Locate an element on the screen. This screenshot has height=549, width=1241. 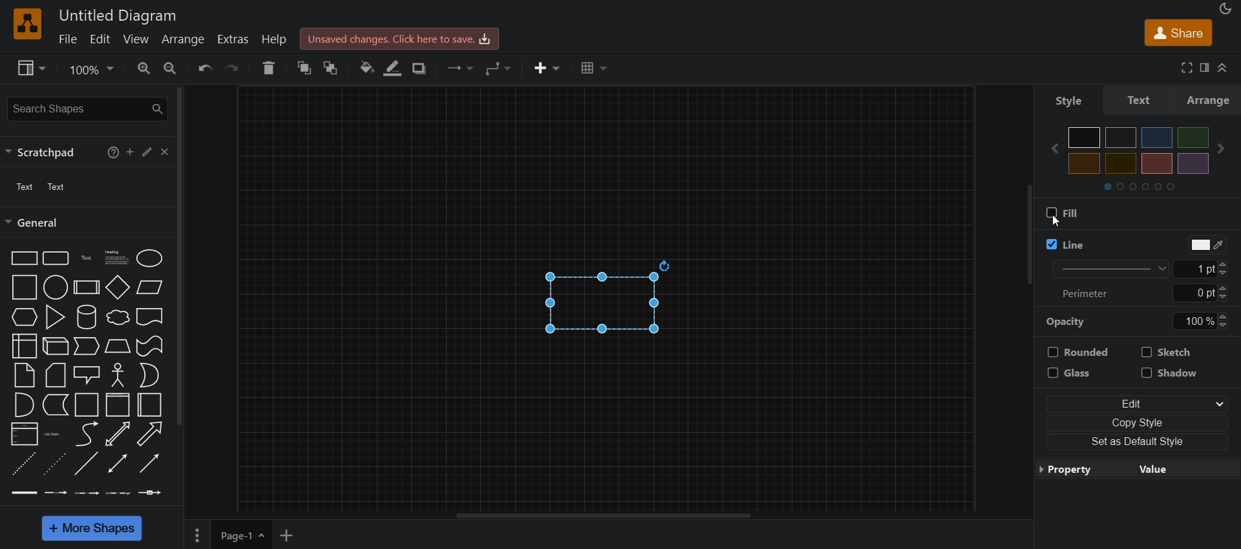
arrange is located at coordinates (183, 40).